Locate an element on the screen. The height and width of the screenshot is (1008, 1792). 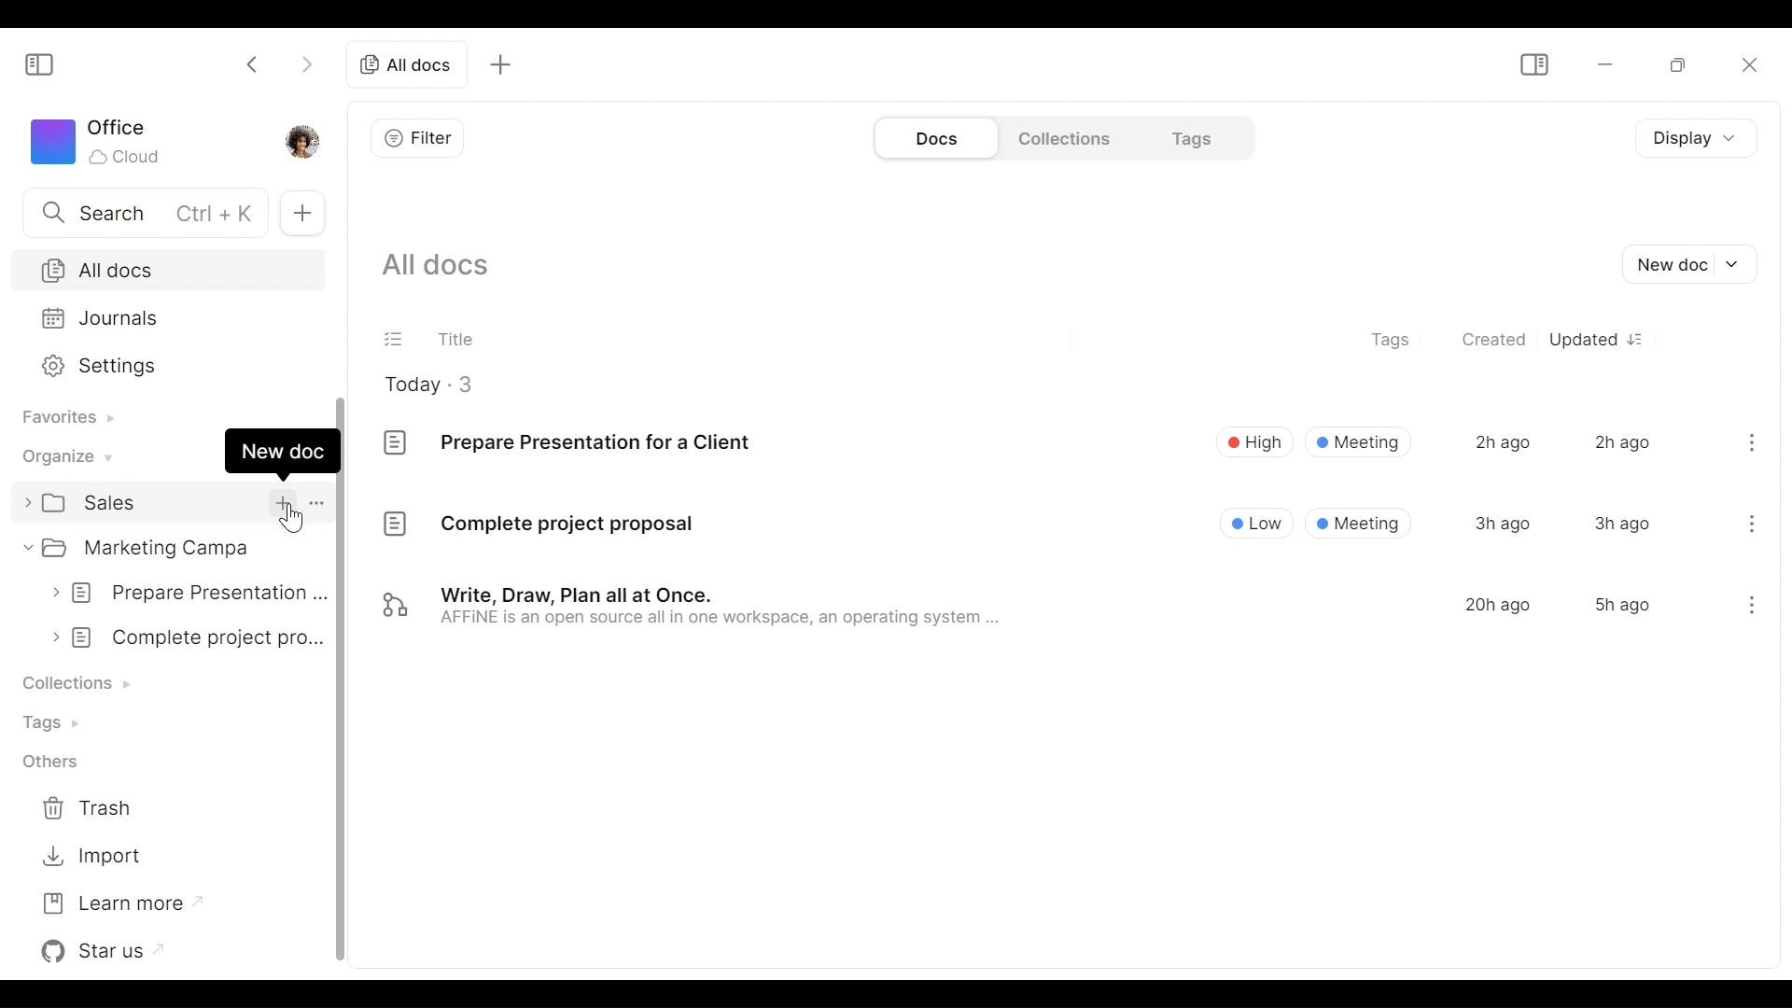
Collection is located at coordinates (86, 679).